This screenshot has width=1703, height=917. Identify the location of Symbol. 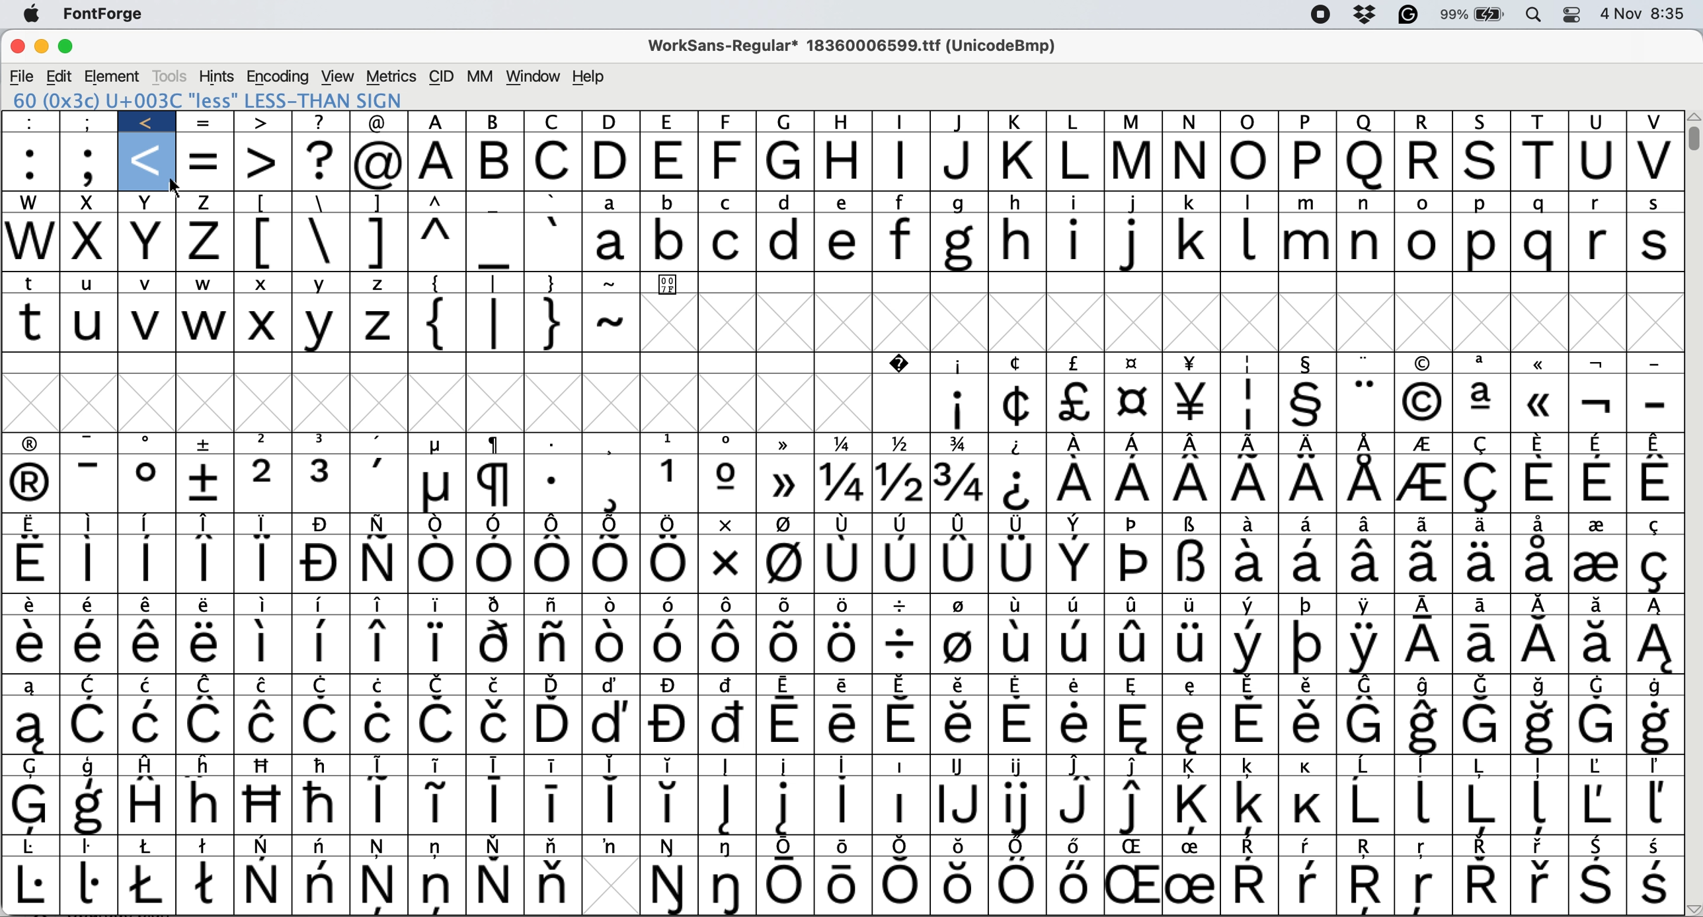
(898, 486).